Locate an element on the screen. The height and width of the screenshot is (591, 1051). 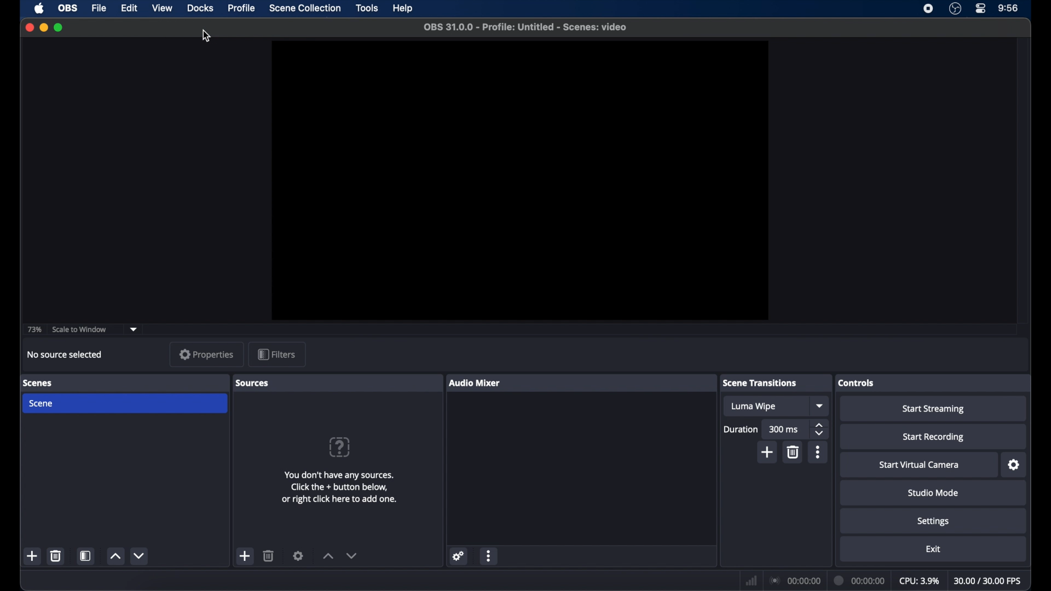
decrement is located at coordinates (139, 555).